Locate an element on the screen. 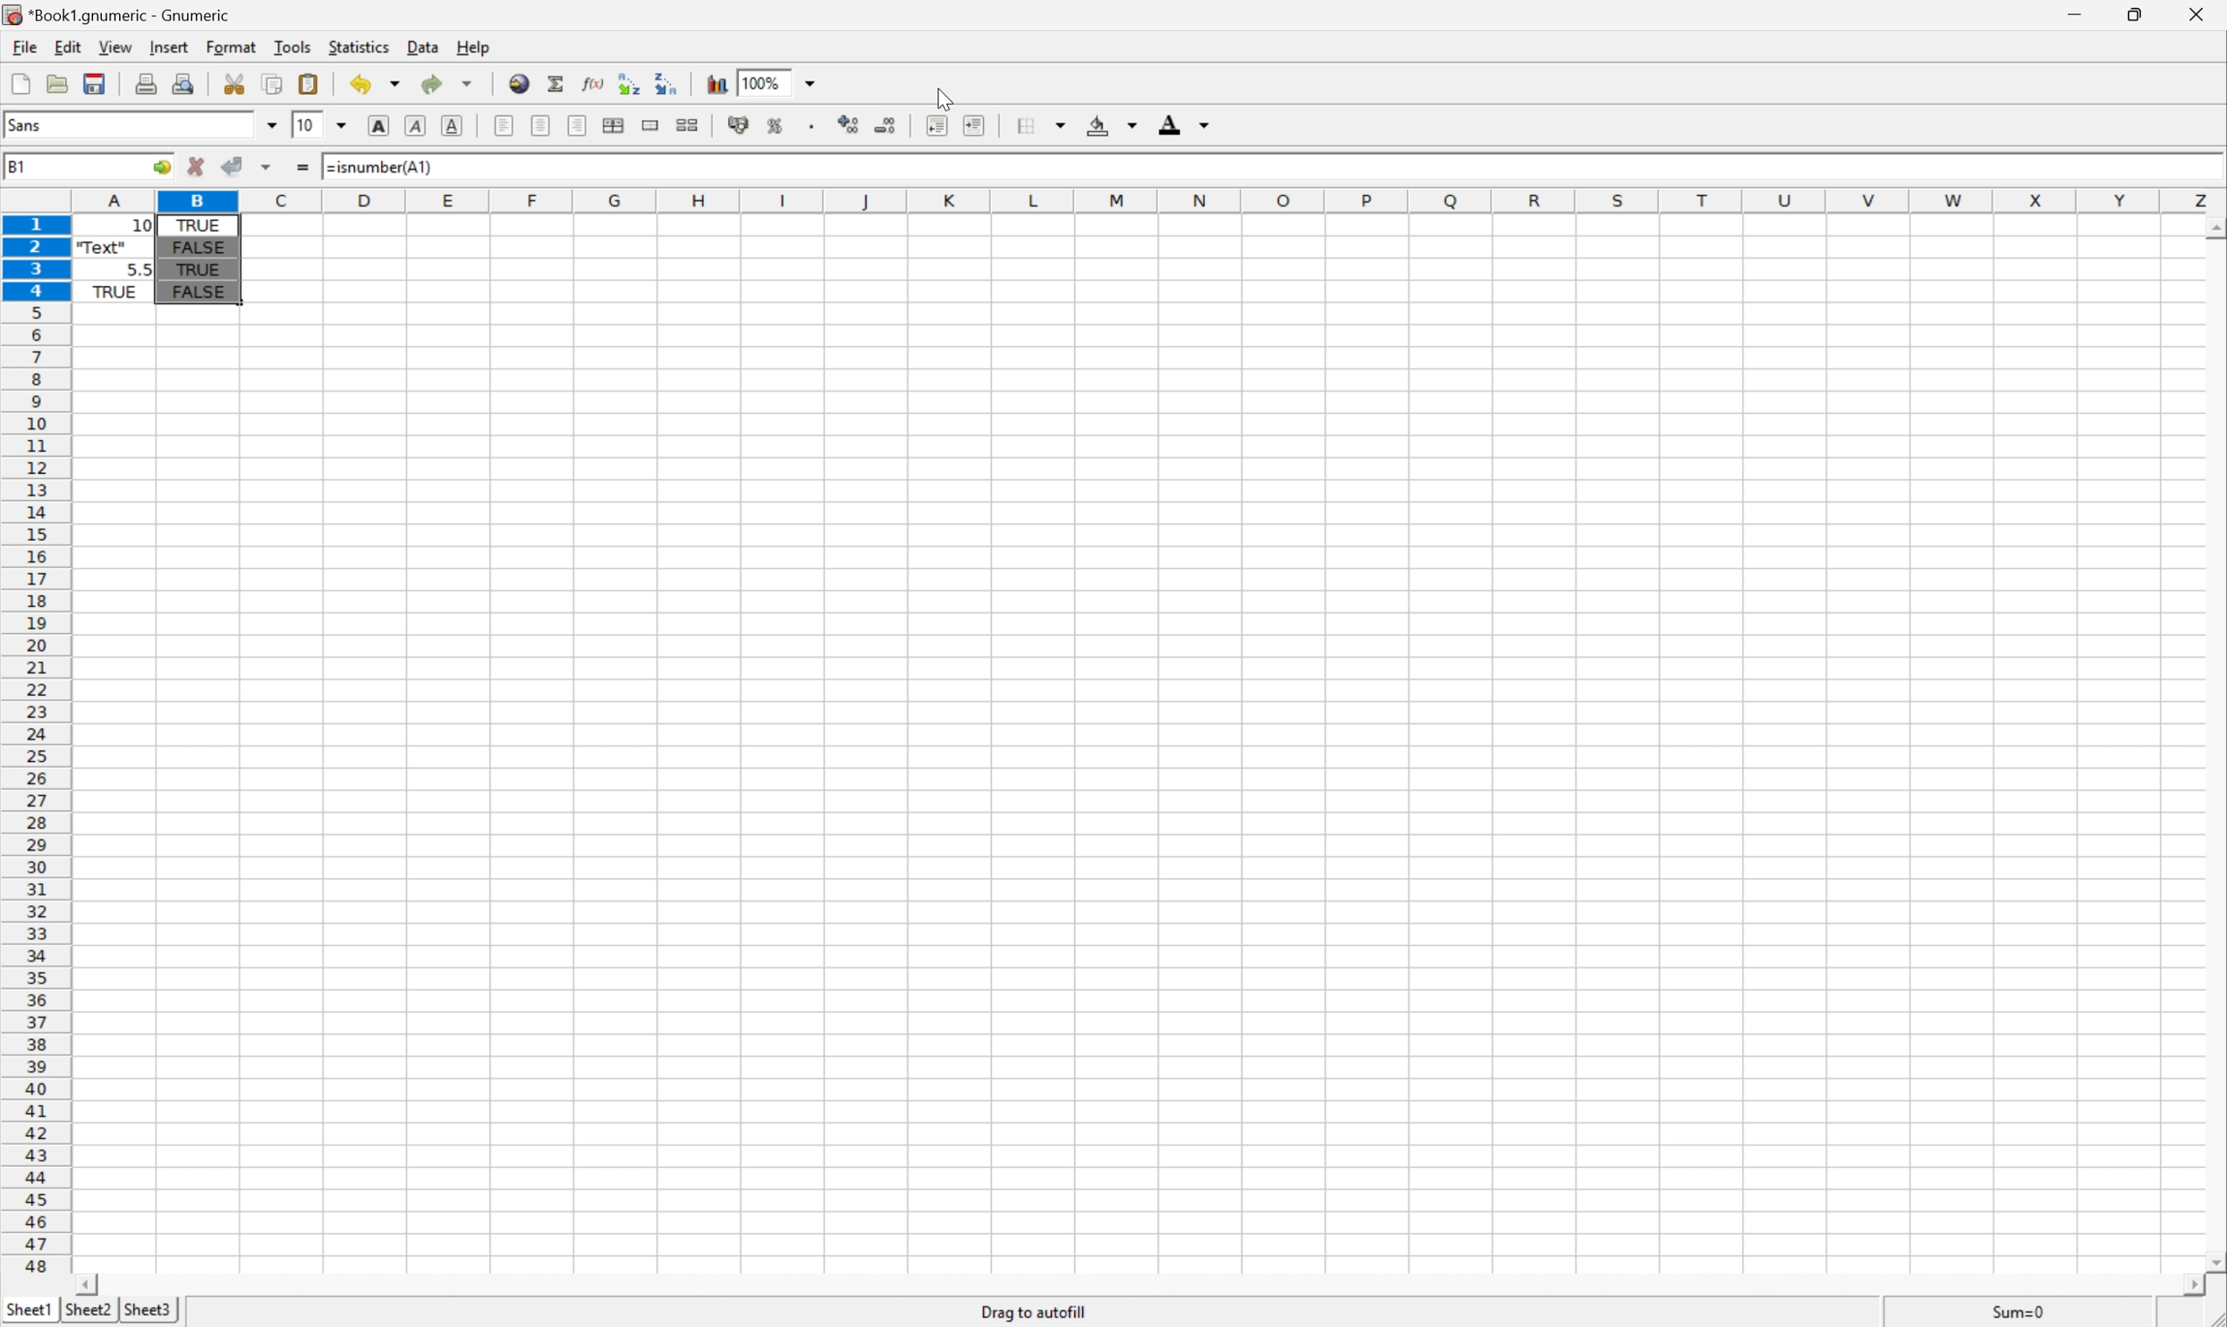  Edit is located at coordinates (67, 46).